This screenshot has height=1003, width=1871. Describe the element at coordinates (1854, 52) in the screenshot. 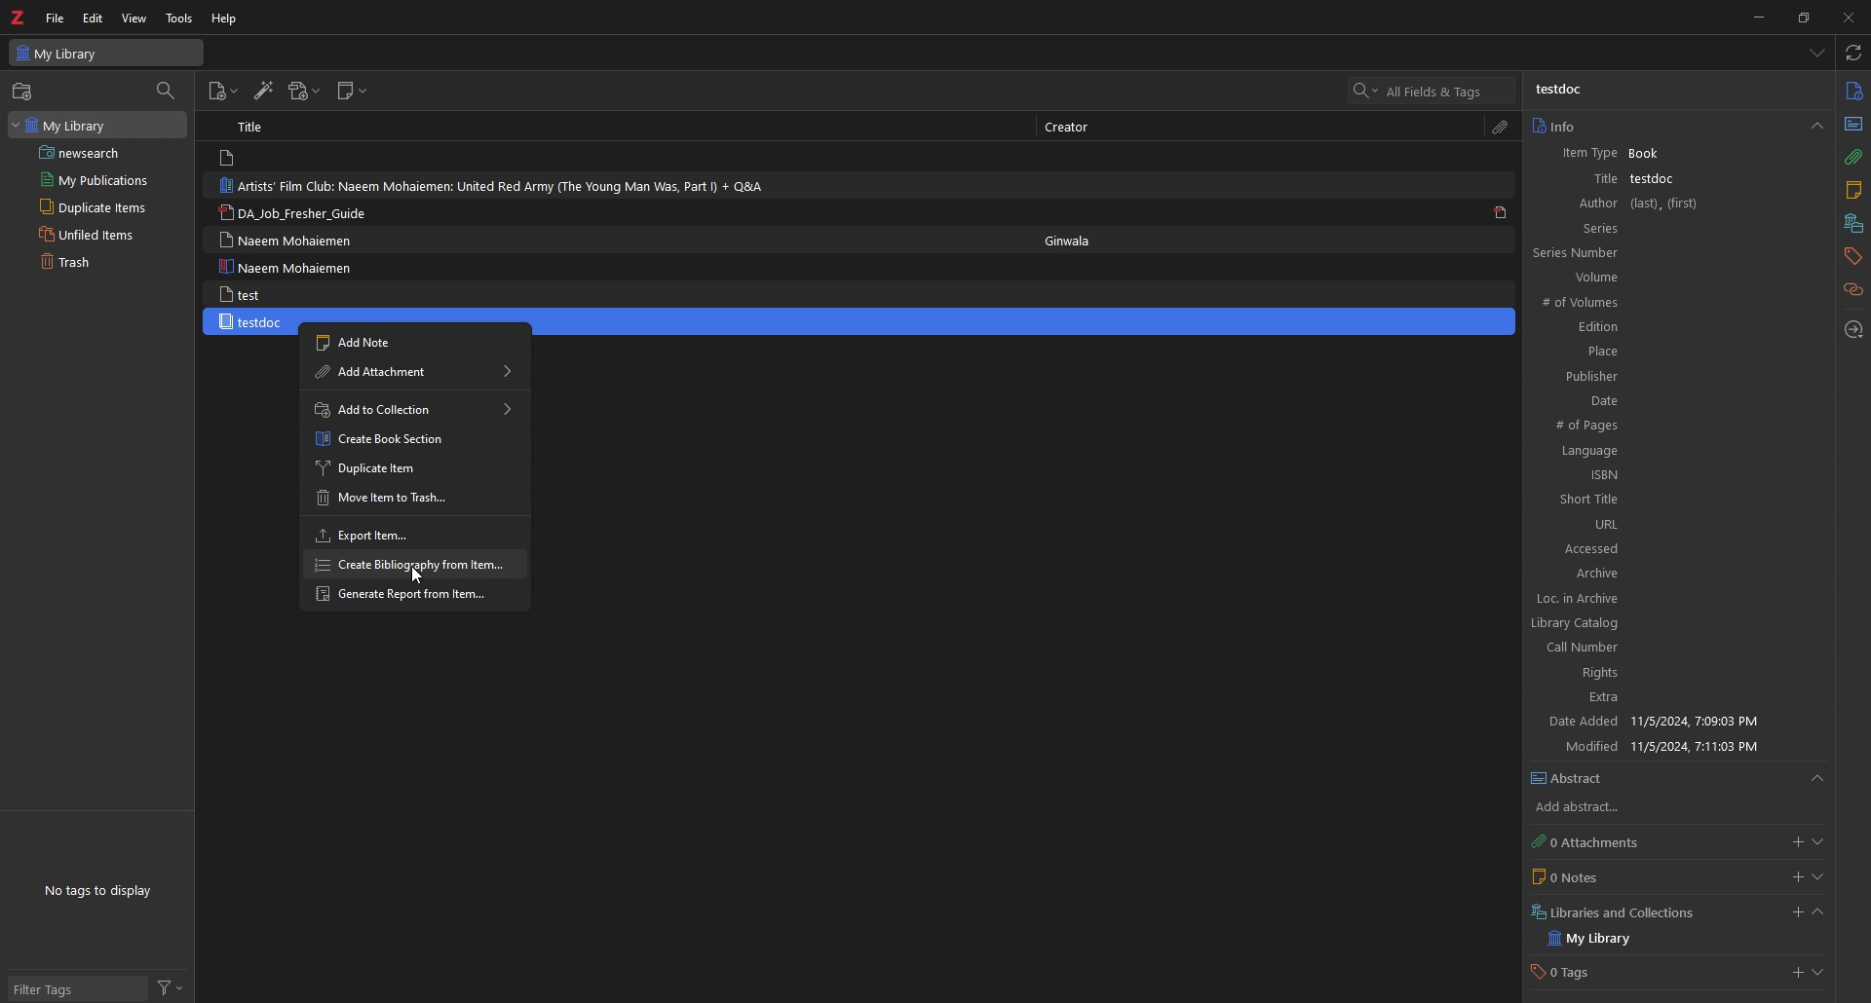

I see `sync with zotero.org` at that location.